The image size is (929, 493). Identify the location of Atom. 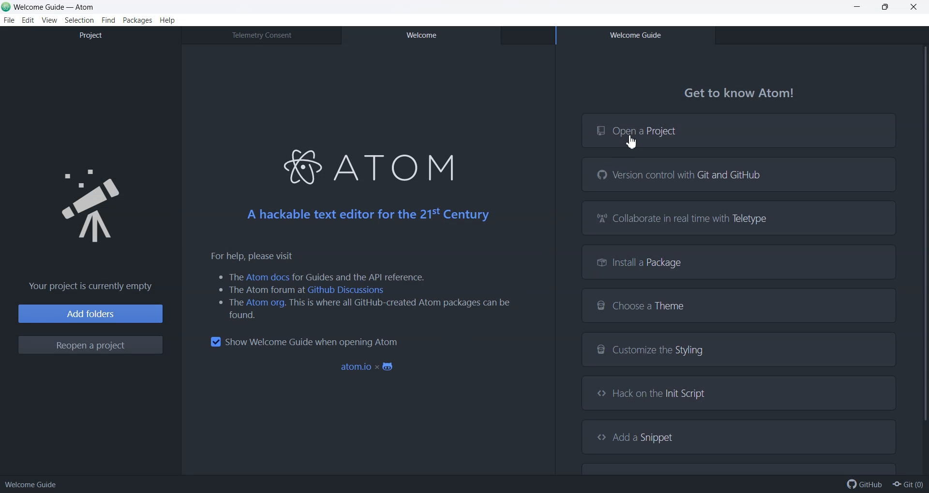
(364, 164).